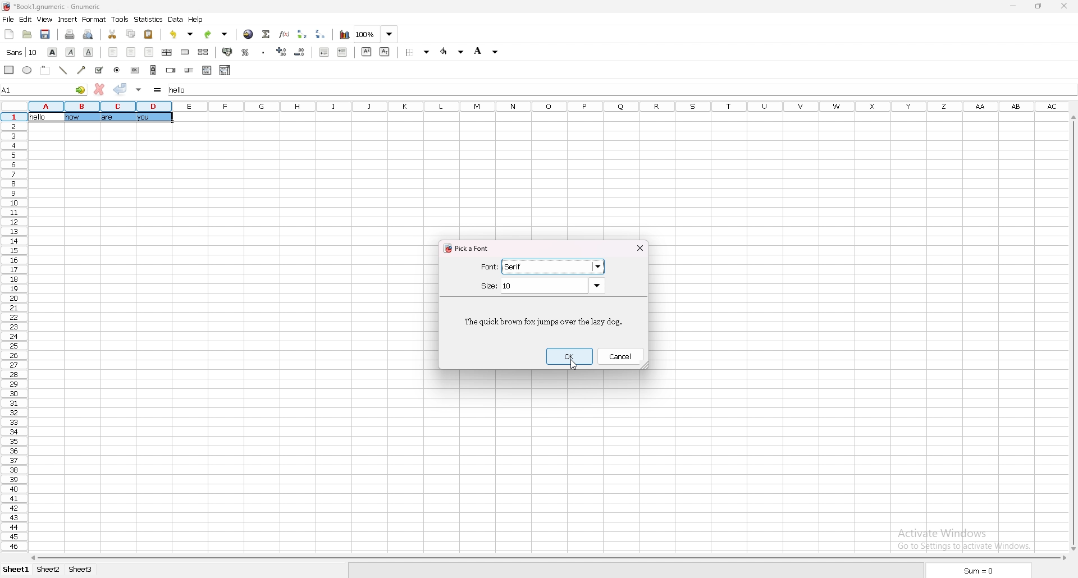 The image size is (1078, 578). Describe the element at coordinates (13, 117) in the screenshot. I see `selected cell row` at that location.